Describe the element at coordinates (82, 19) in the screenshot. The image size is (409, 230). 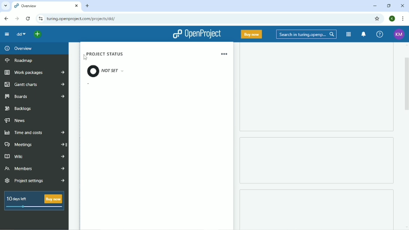
I see `Site` at that location.